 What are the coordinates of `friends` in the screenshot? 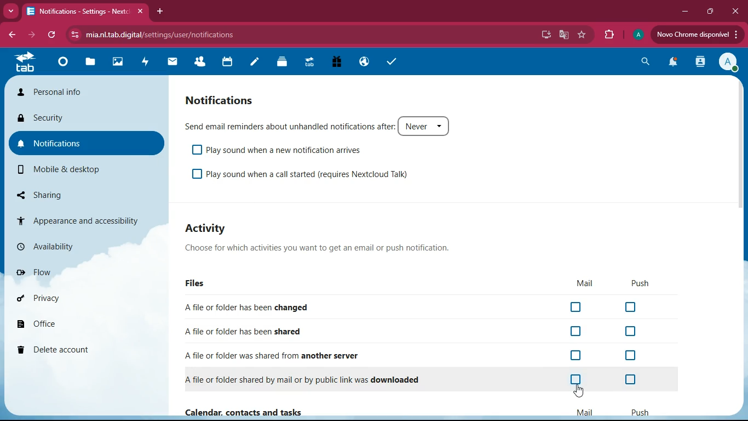 It's located at (198, 62).